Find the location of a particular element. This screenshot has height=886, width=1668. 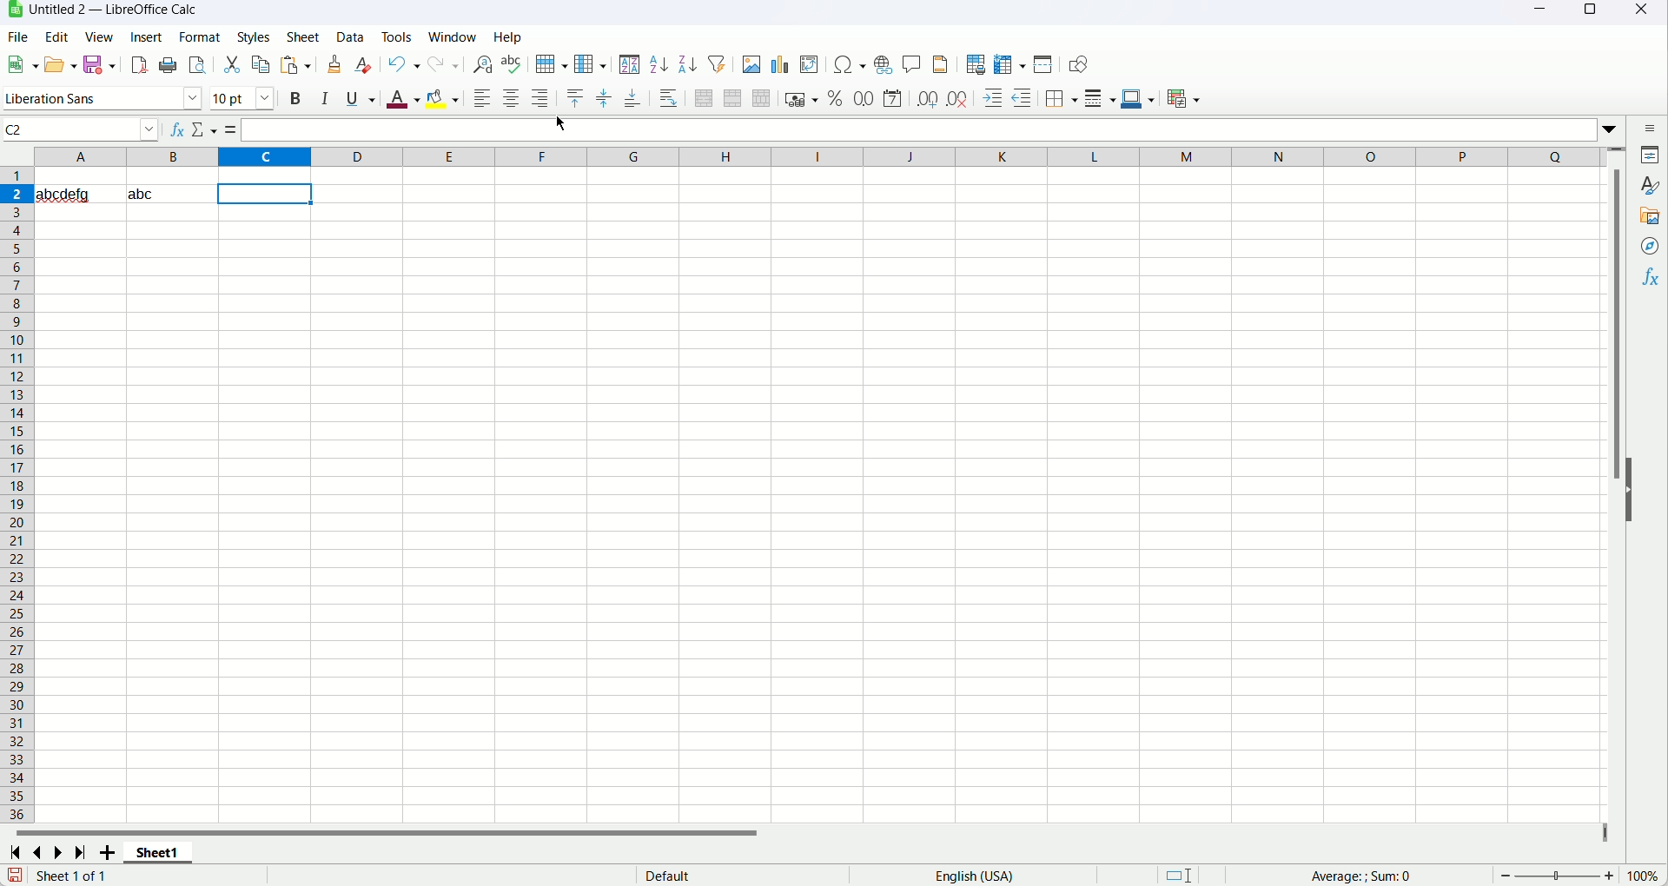

spelling is located at coordinates (511, 64).